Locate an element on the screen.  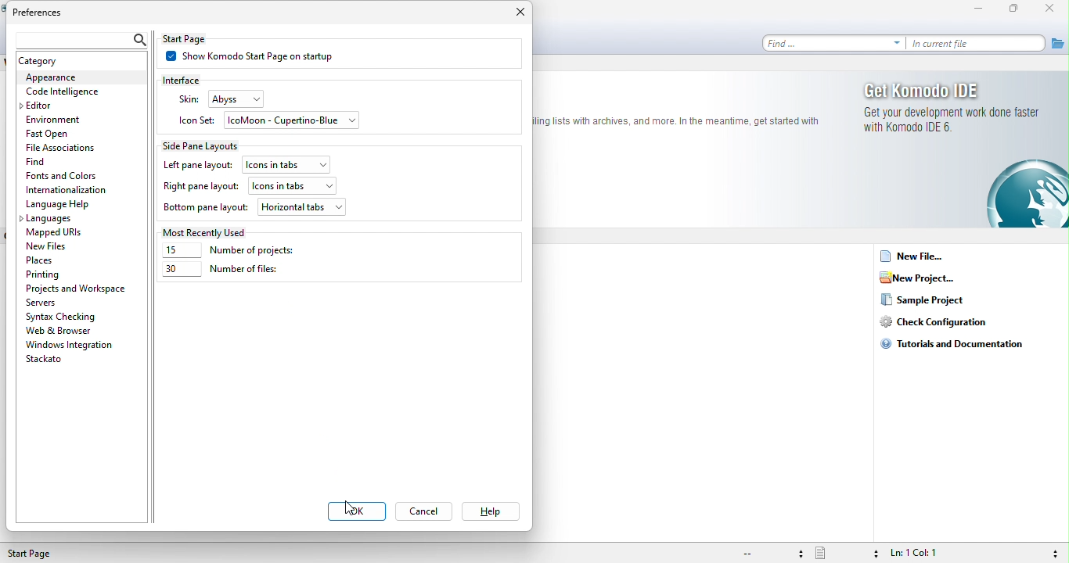
search bar is located at coordinates (78, 38).